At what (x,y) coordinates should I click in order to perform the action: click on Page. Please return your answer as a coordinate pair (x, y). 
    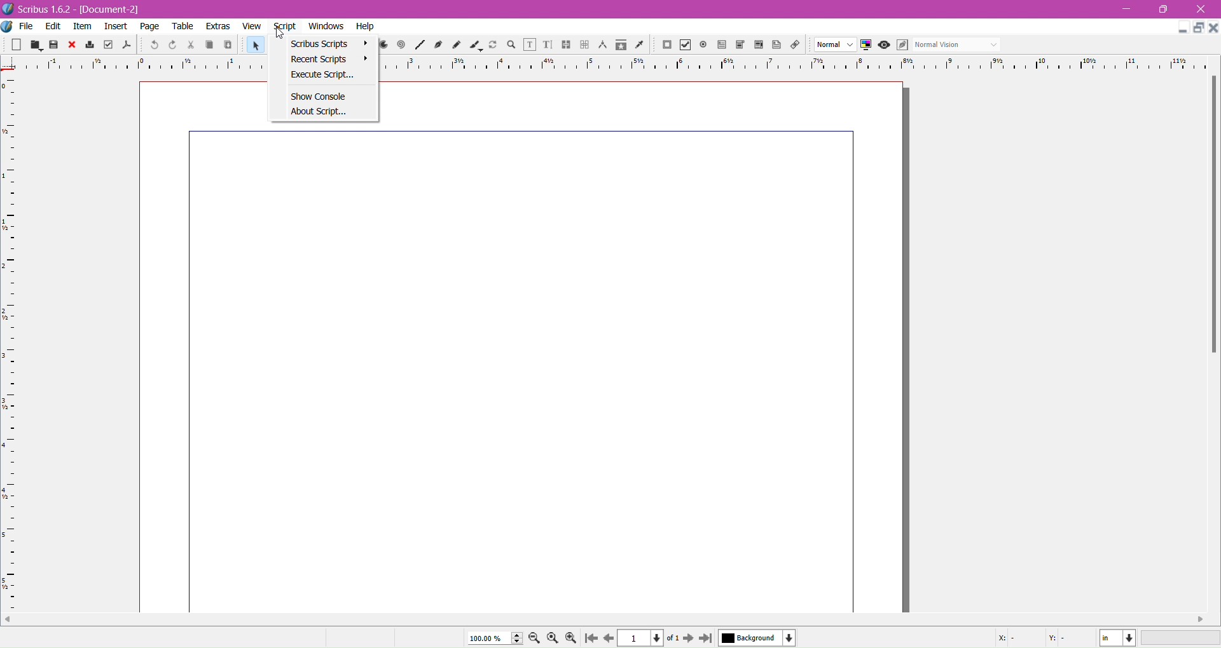
    Looking at the image, I should click on (149, 28).